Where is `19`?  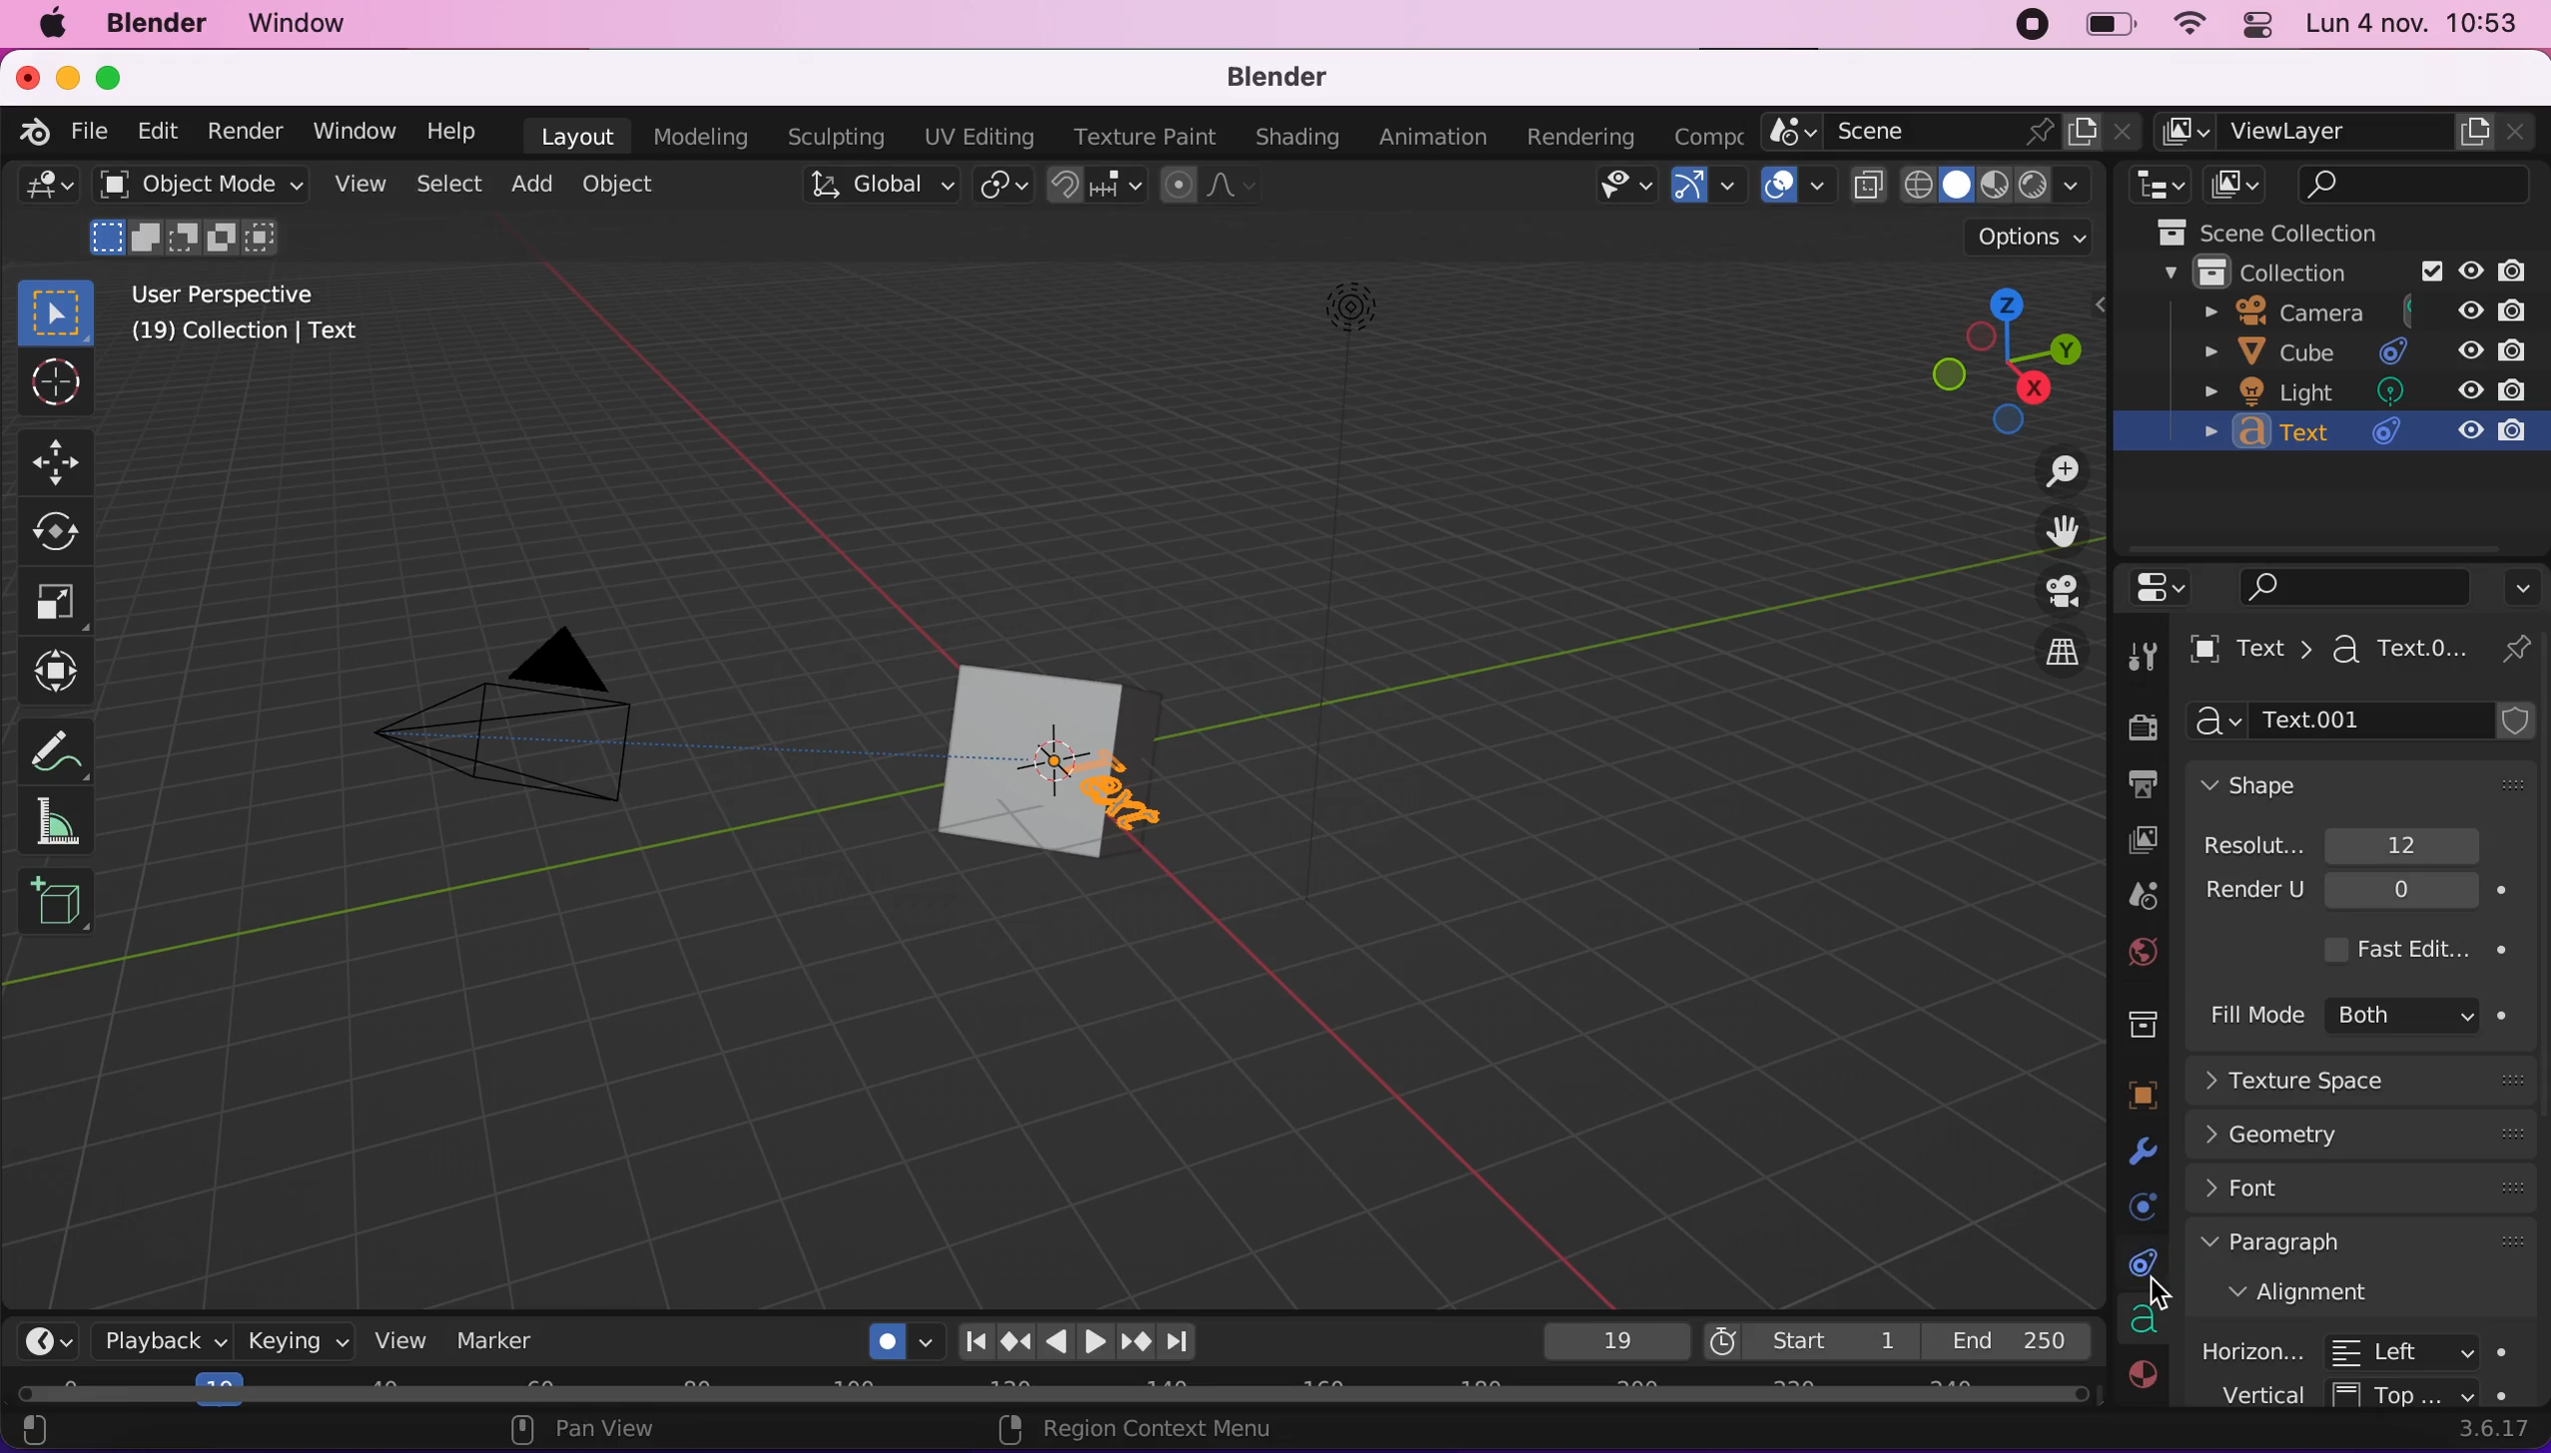 19 is located at coordinates (1609, 1341).